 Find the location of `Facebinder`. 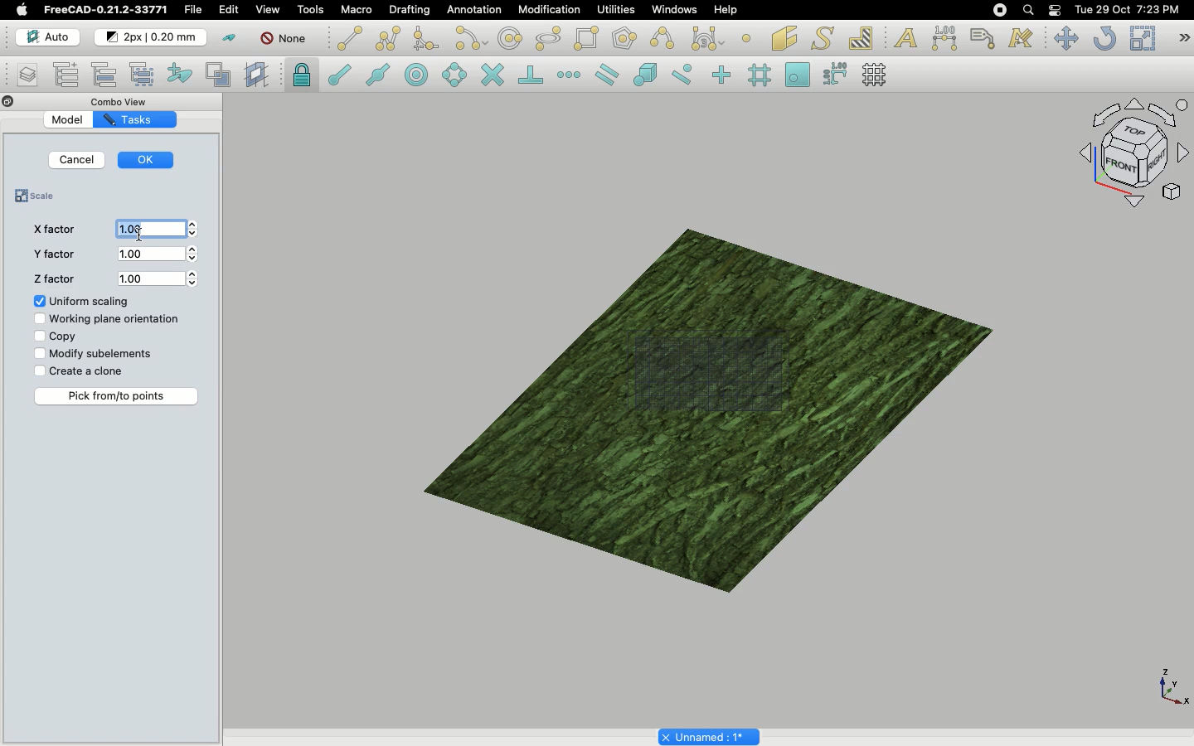

Facebinder is located at coordinates (784, 37).